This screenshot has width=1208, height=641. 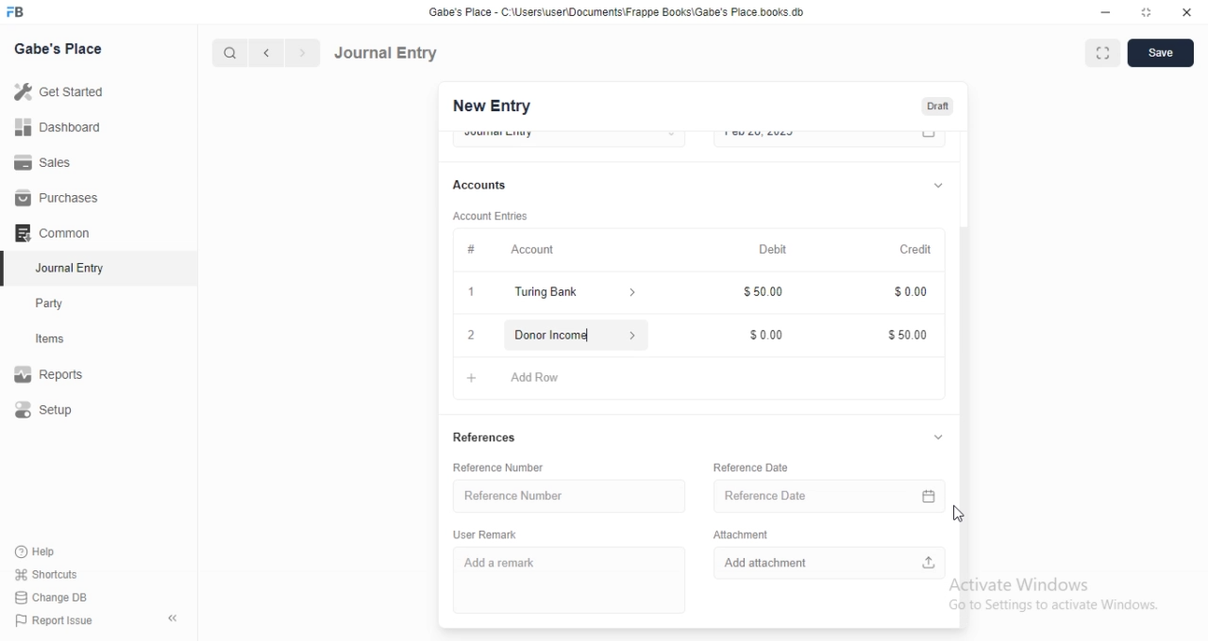 I want to click on Setup, so click(x=62, y=411).